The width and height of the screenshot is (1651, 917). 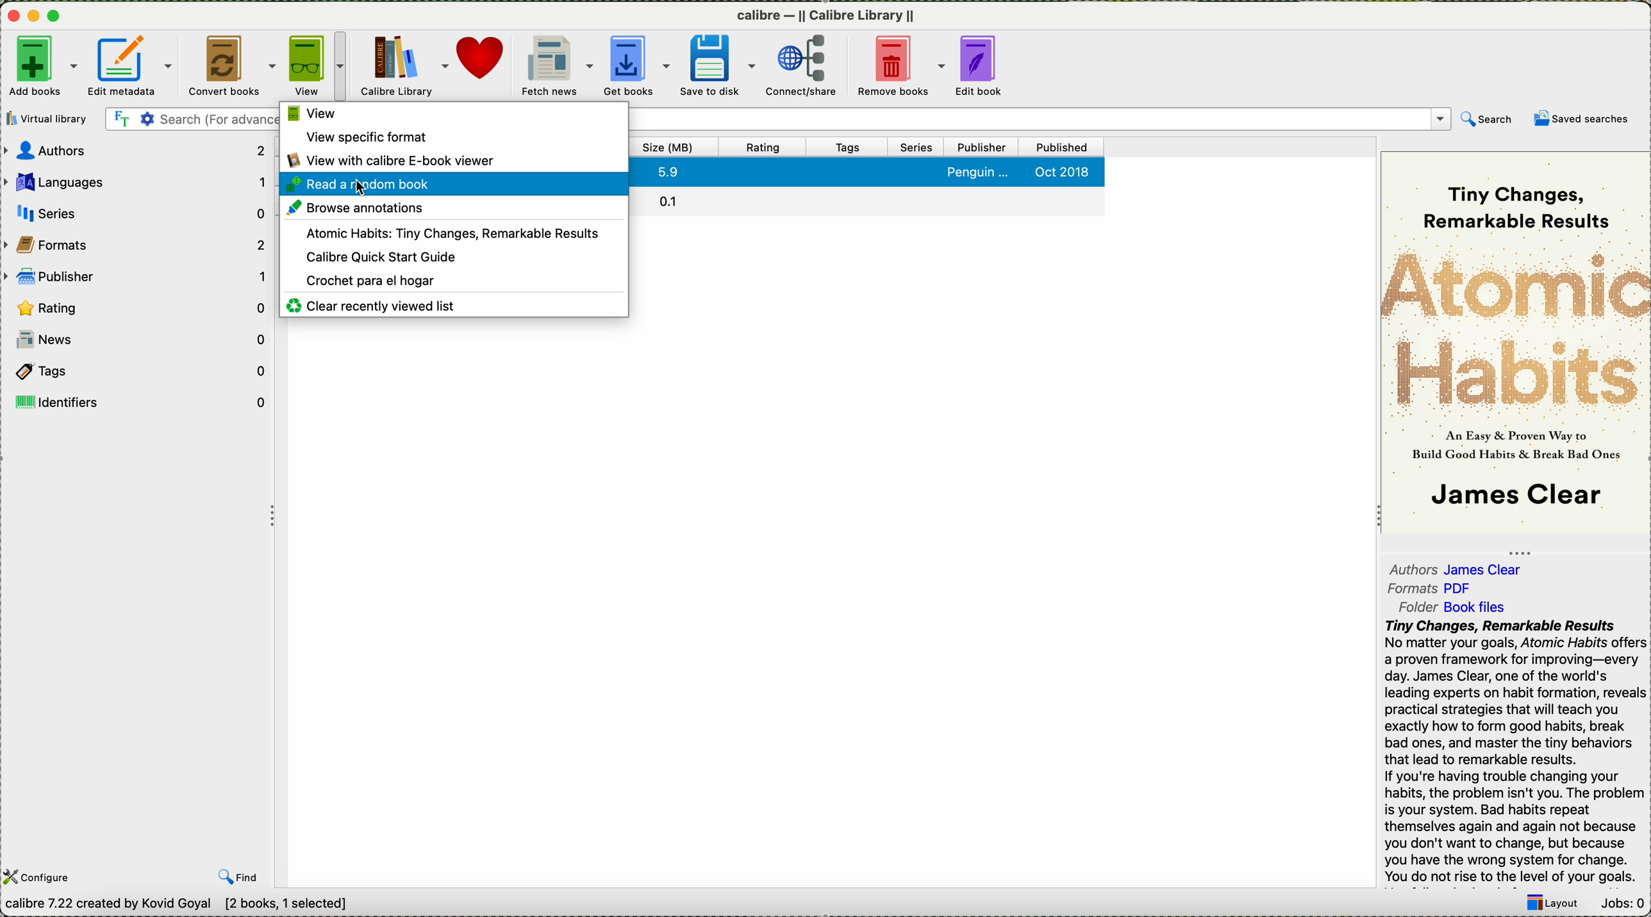 I want to click on close program, so click(x=10, y=15).